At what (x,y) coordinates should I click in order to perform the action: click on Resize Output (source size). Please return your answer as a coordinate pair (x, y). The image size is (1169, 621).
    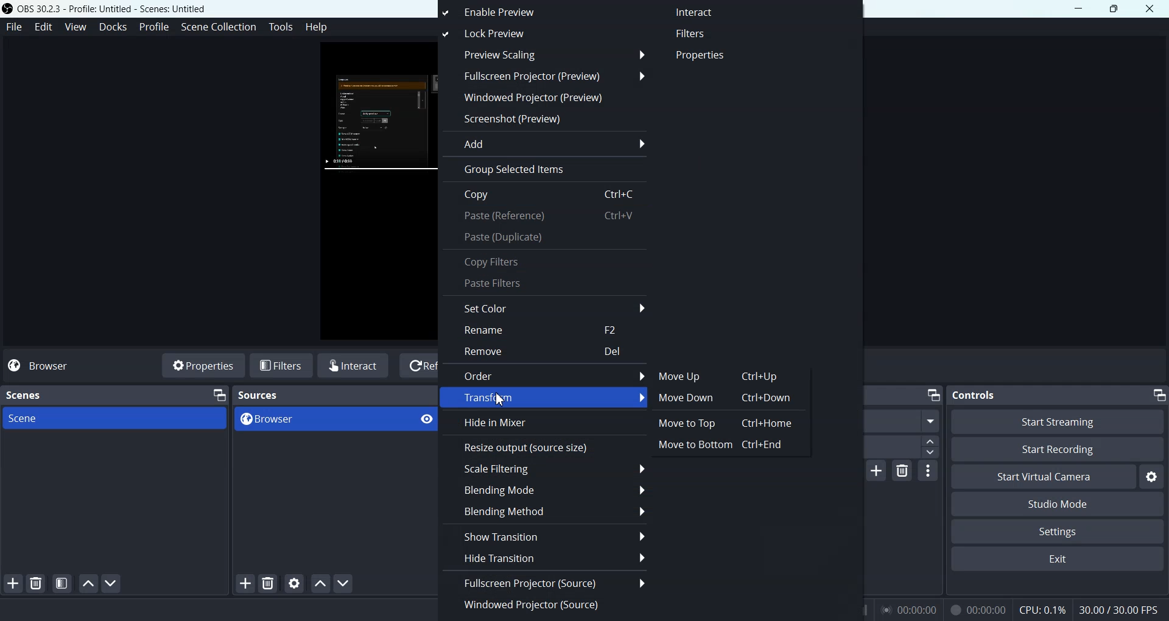
    Looking at the image, I should click on (544, 447).